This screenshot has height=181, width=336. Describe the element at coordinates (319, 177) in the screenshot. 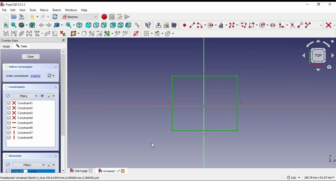

I see `canvas size` at that location.